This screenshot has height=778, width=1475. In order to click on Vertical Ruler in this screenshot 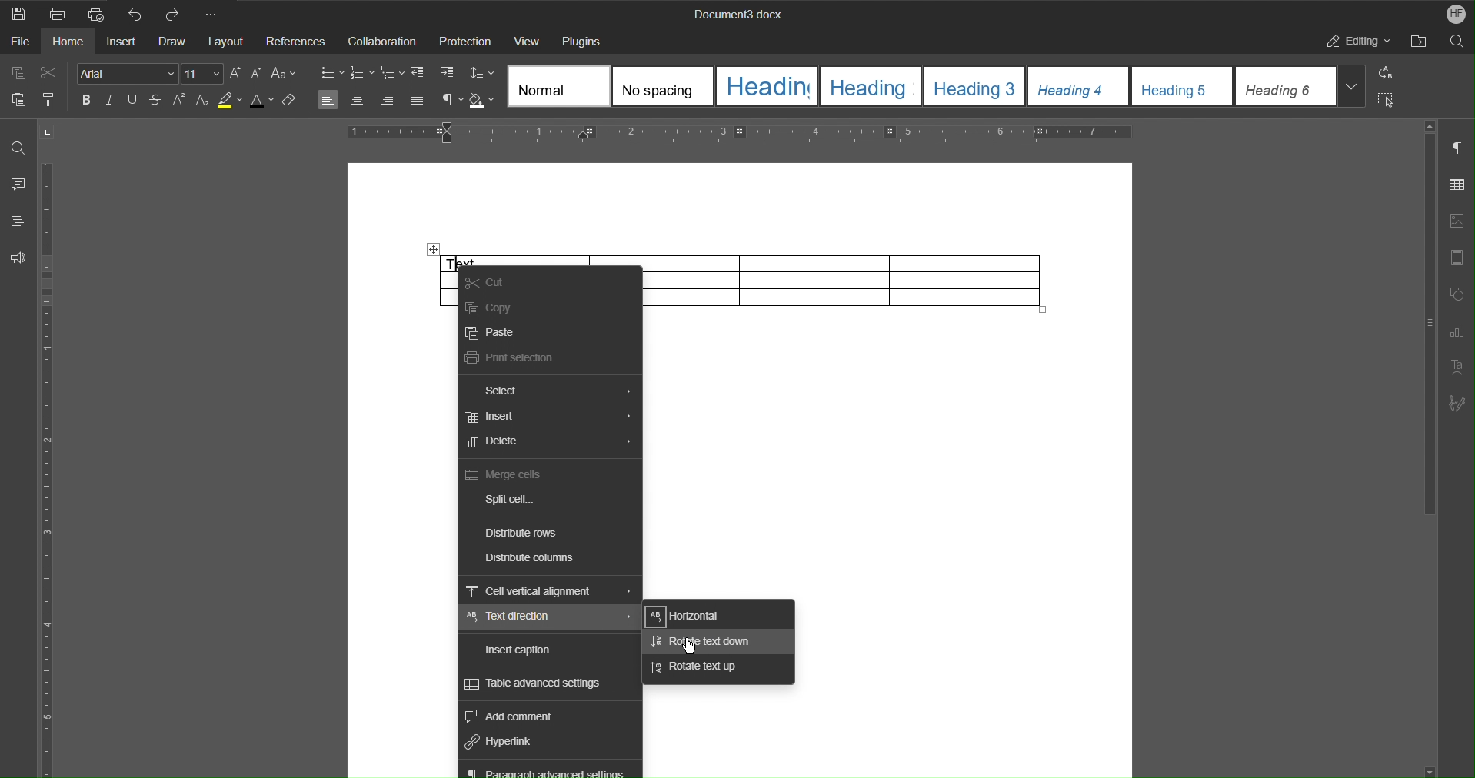, I will do `click(50, 470)`.